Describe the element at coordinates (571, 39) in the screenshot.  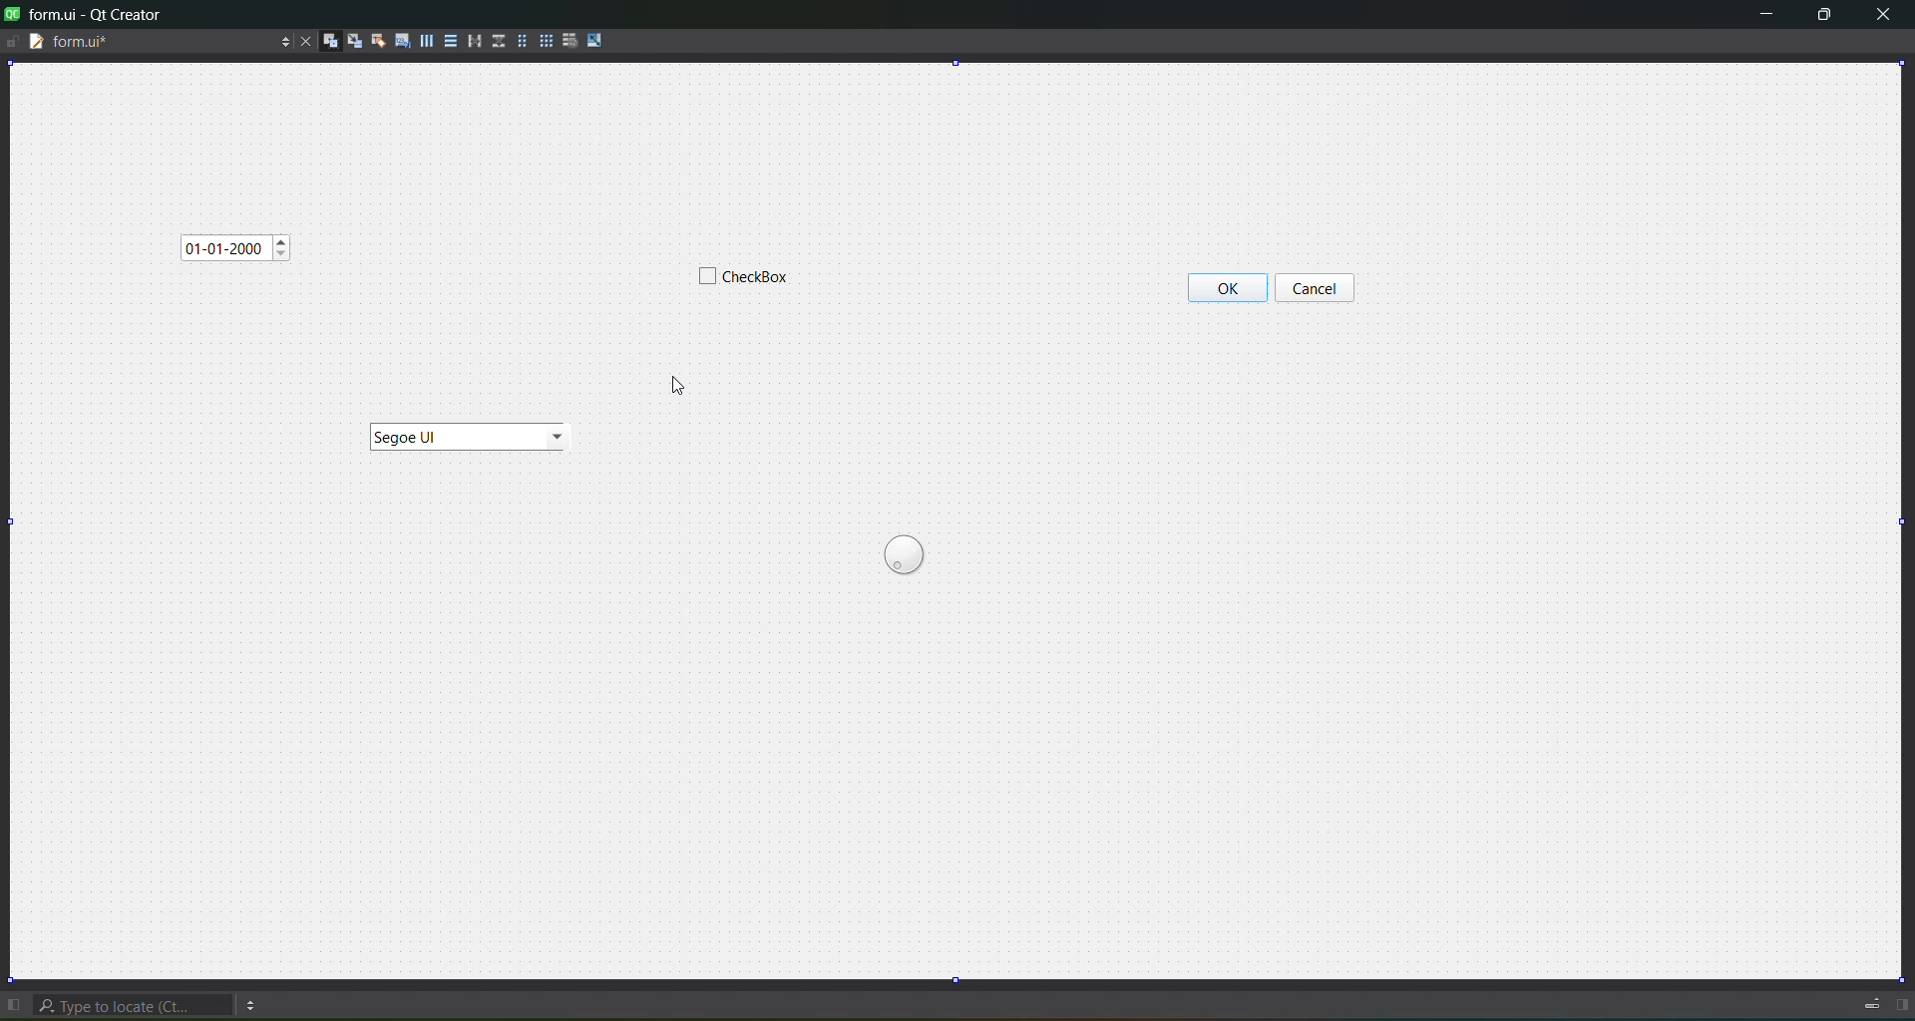
I see `break layout` at that location.